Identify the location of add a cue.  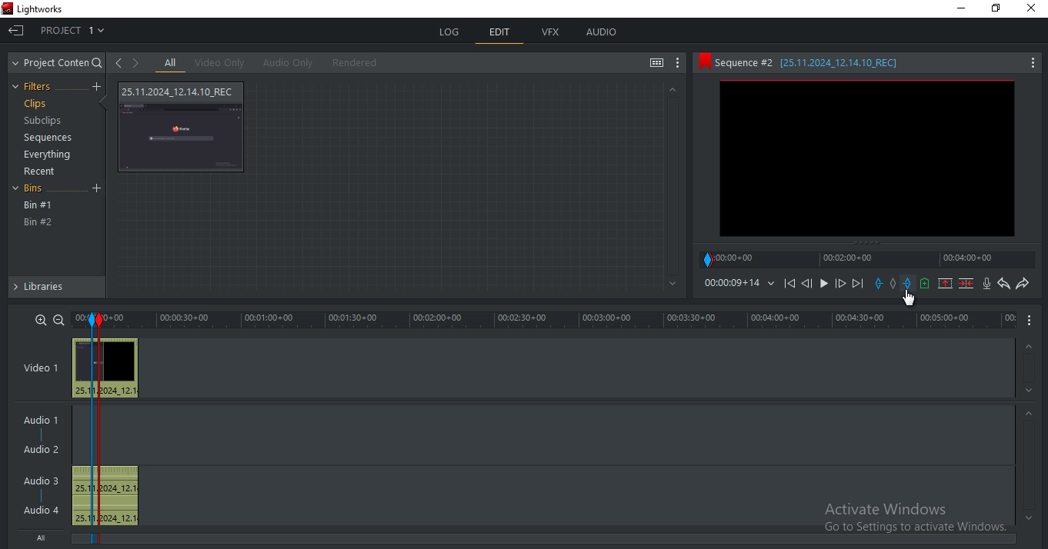
(926, 284).